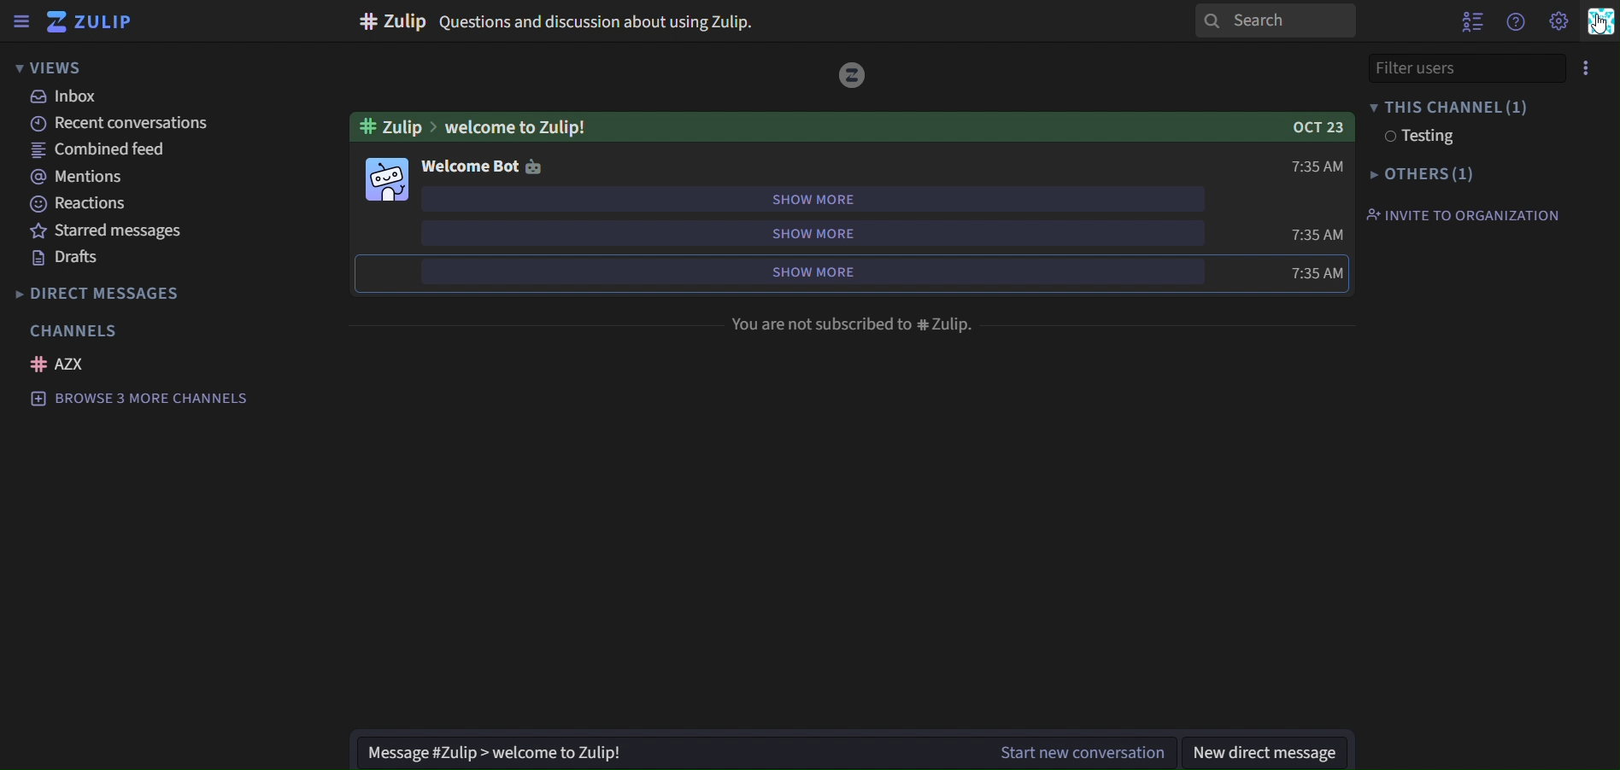  Describe the element at coordinates (505, 751) in the screenshot. I see `Message#Zulip> welcome to Zulip` at that location.